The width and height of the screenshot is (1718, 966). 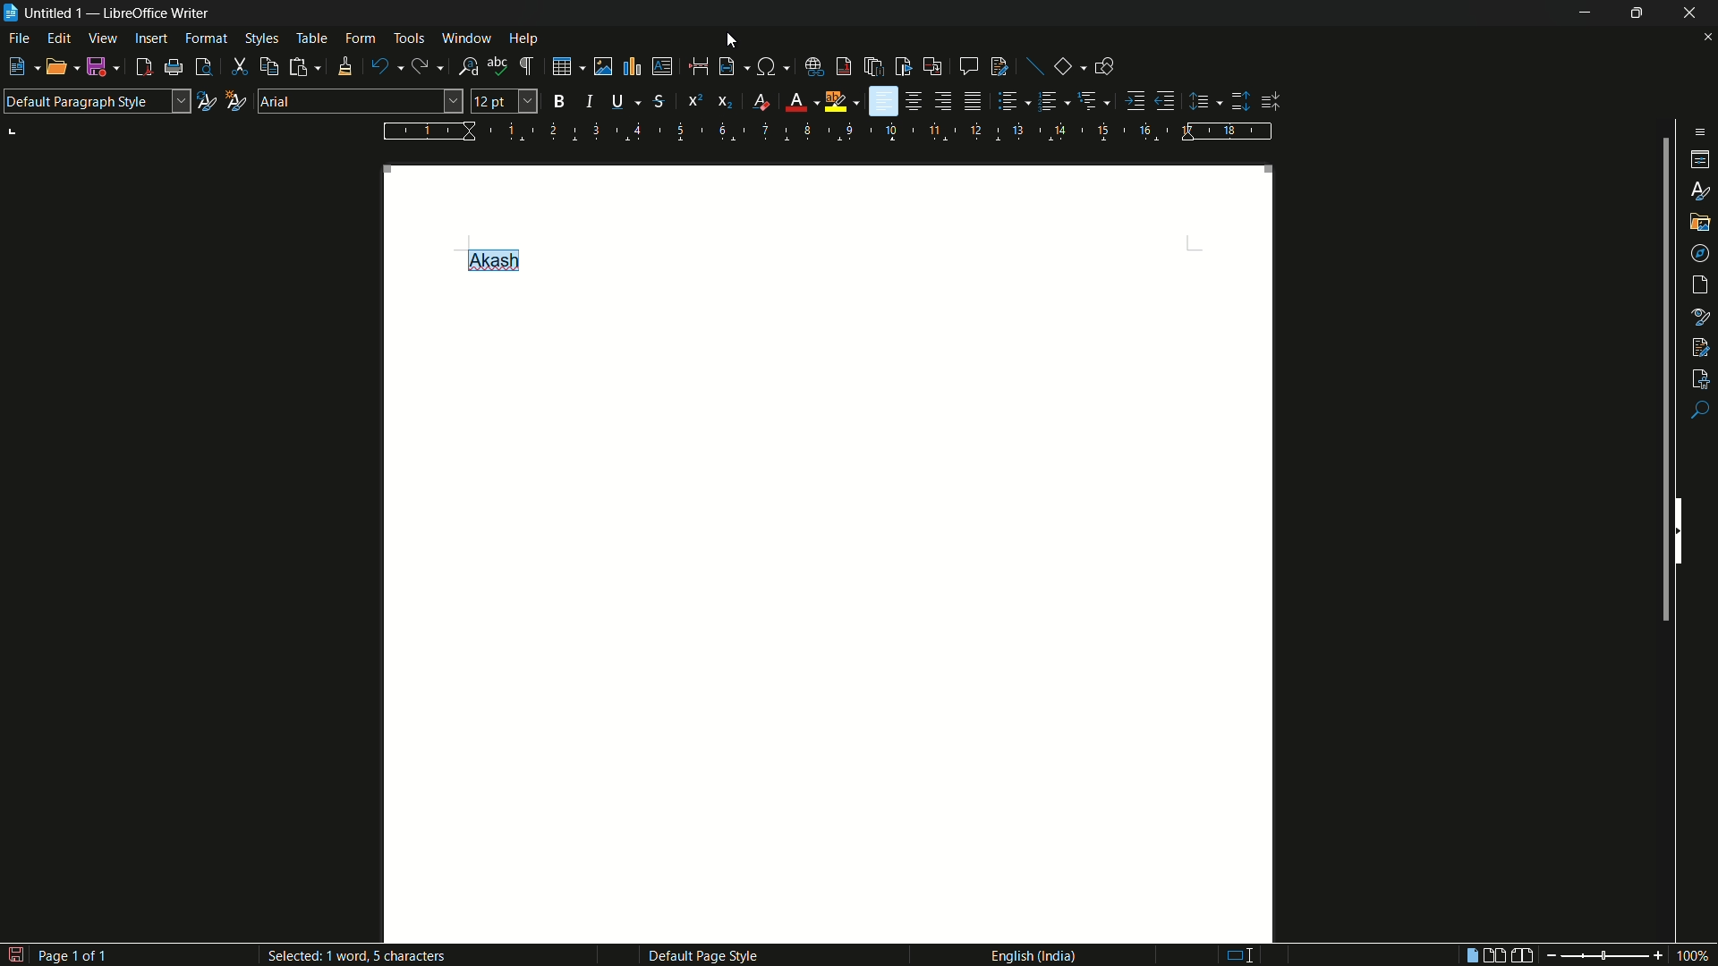 I want to click on set line spacing, so click(x=1202, y=102).